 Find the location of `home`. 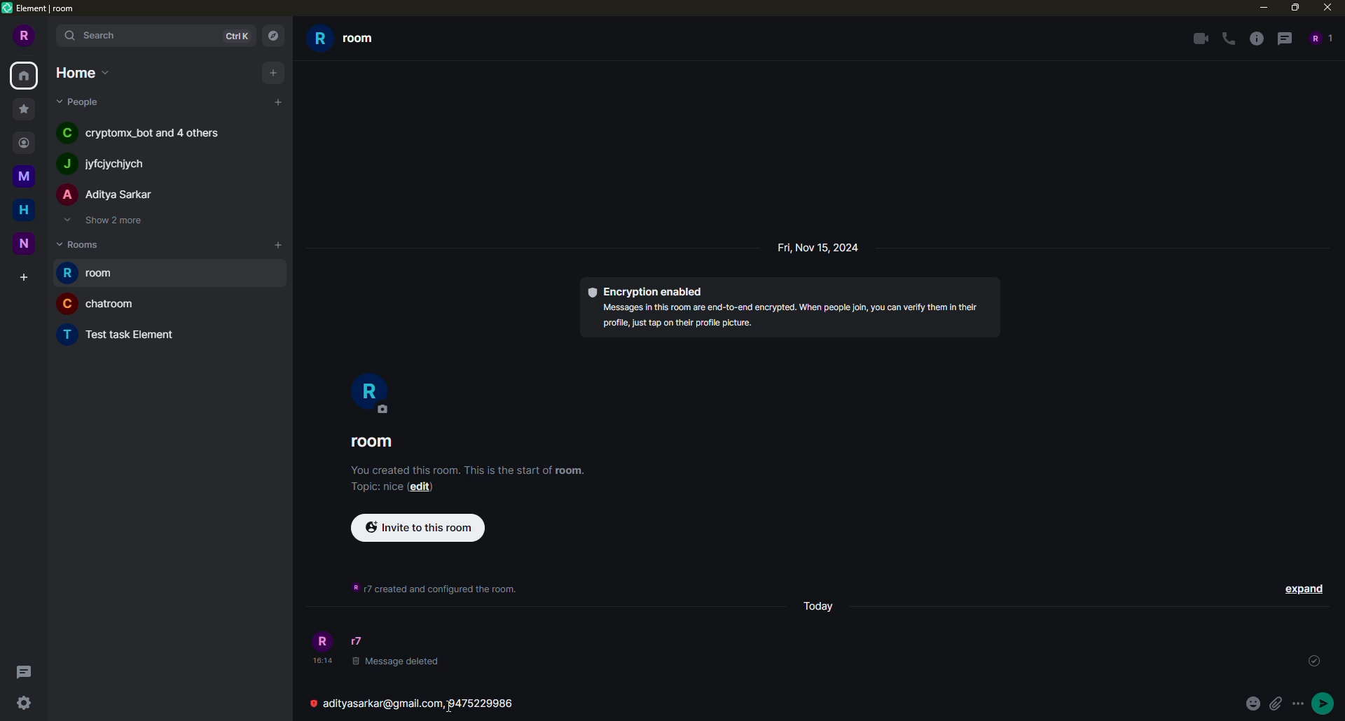

home is located at coordinates (26, 75).